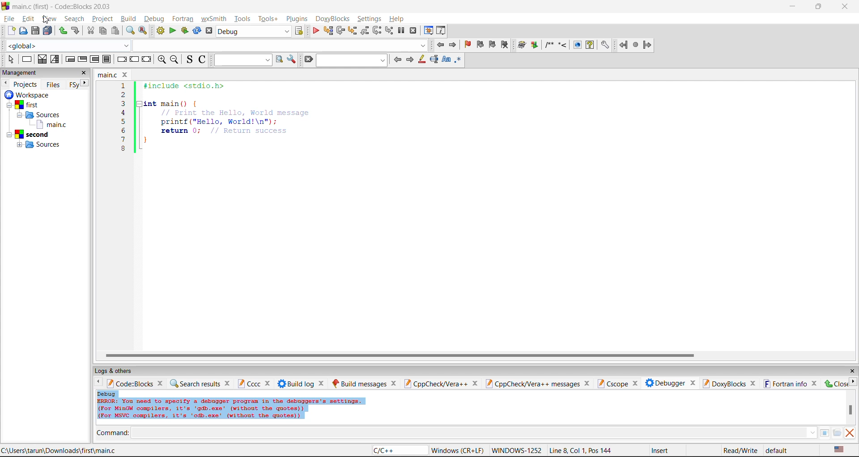  Describe the element at coordinates (399, 450) in the screenshot. I see `language` at that location.